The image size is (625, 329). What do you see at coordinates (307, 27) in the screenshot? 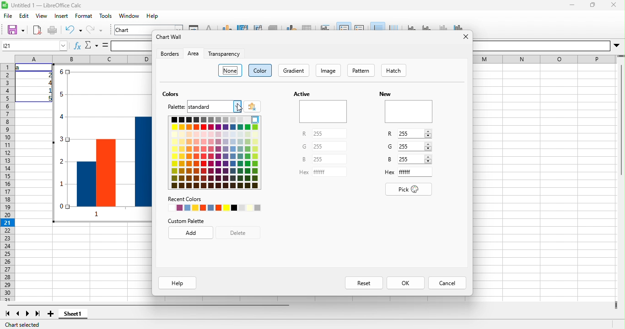
I see `data table` at bounding box center [307, 27].